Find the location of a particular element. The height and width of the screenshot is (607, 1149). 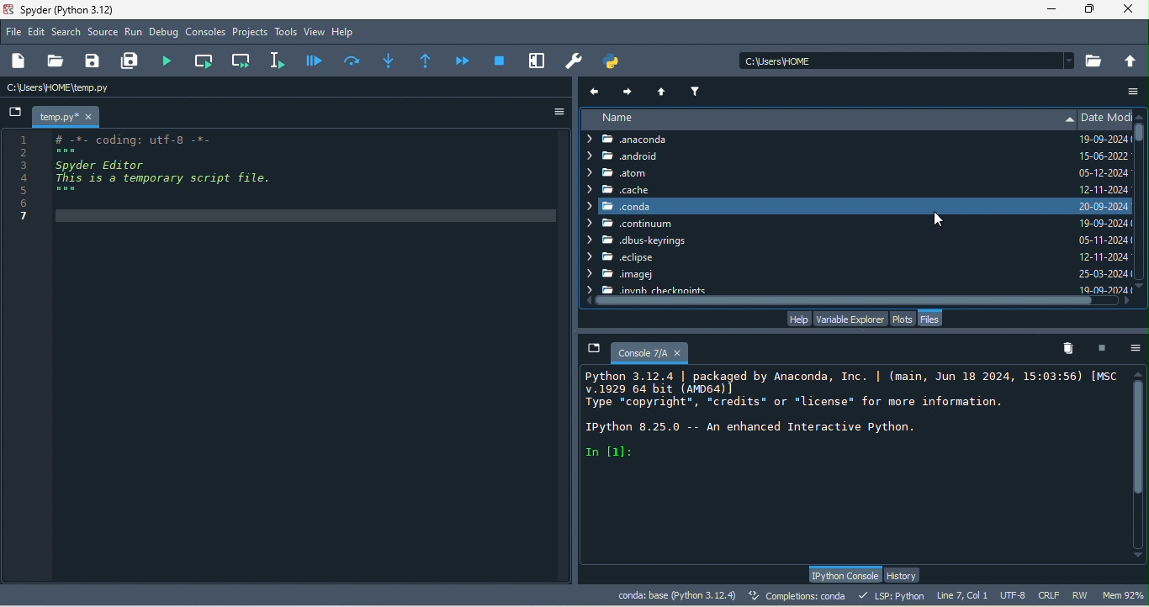

utf 8 is located at coordinates (1014, 596).